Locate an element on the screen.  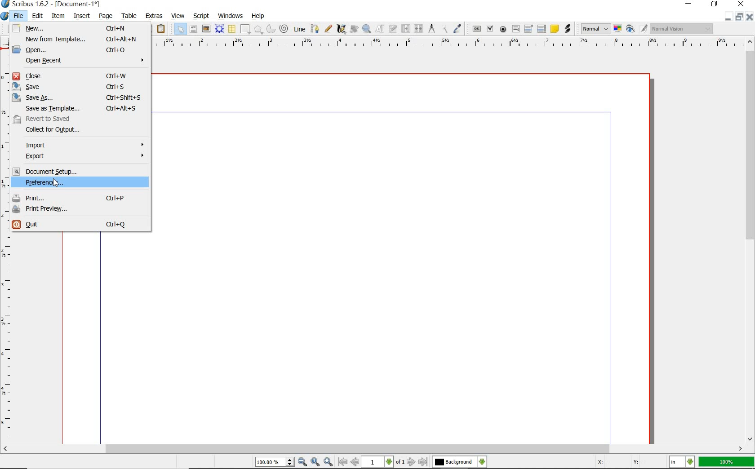
script is located at coordinates (202, 16).